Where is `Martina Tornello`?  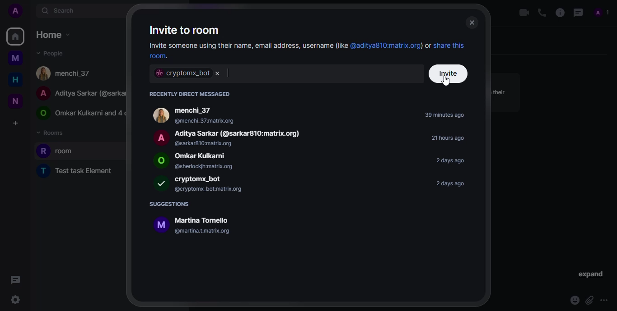 Martina Tornello is located at coordinates (210, 218).